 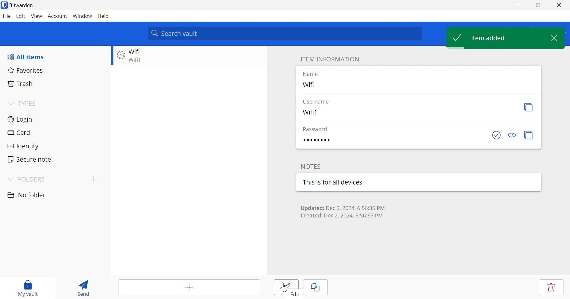 What do you see at coordinates (21, 119) in the screenshot?
I see `Login` at bounding box center [21, 119].